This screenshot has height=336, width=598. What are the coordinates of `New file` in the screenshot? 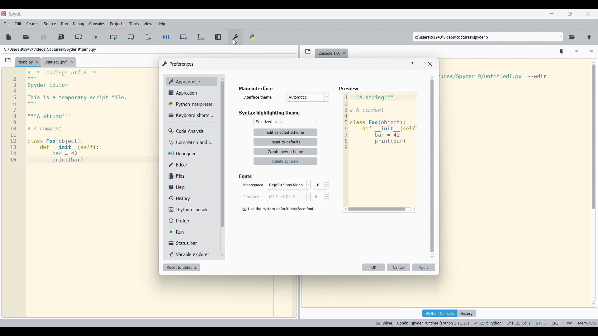 It's located at (8, 37).